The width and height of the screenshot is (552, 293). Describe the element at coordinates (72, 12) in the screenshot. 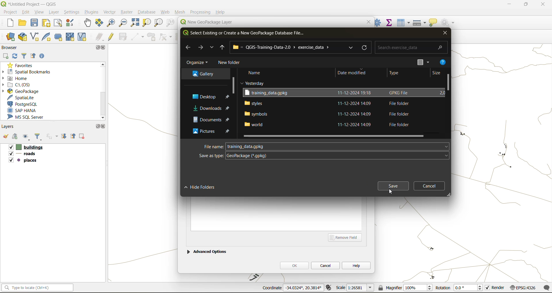

I see `settings` at that location.